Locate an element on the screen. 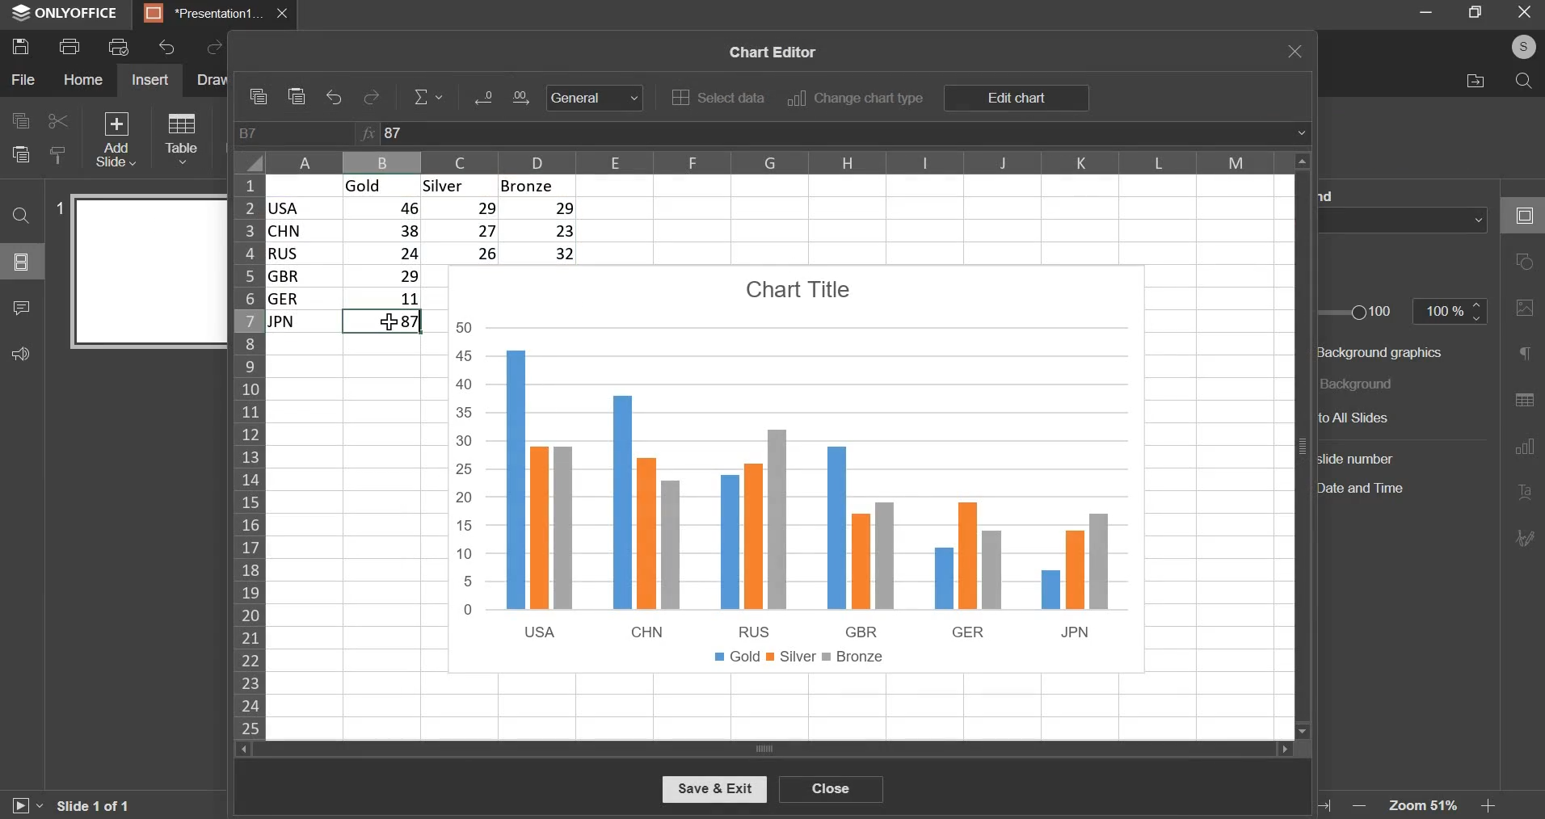 The image size is (1545, 819). draw is located at coordinates (213, 80).